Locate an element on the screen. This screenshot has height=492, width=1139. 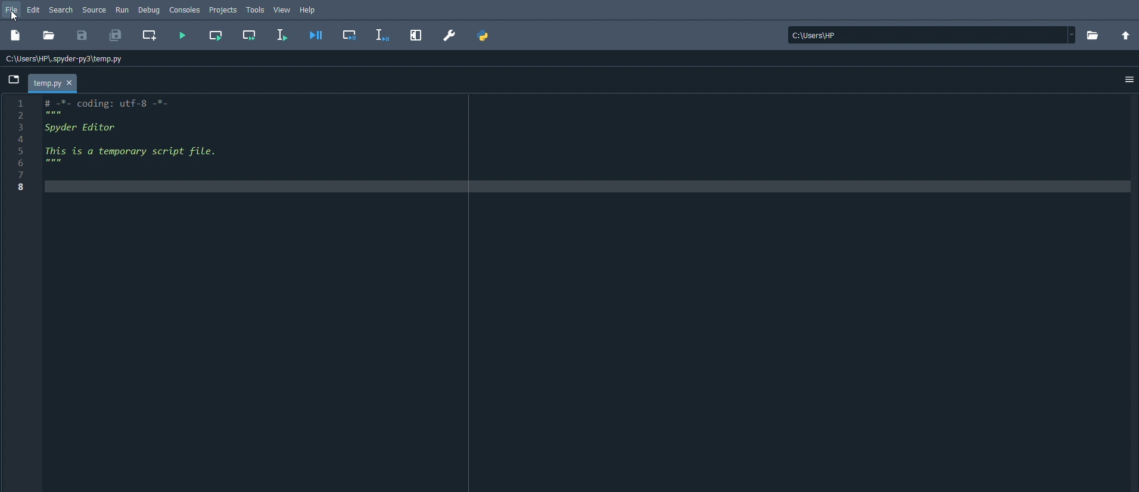
Temporary file is located at coordinates (46, 83).